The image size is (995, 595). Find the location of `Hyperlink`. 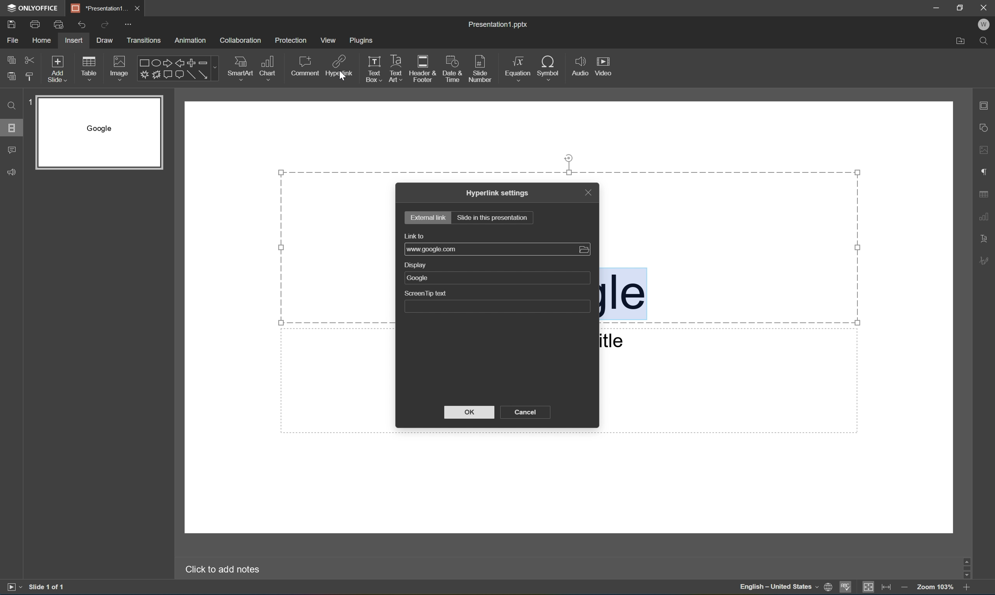

Hyperlink is located at coordinates (338, 67).